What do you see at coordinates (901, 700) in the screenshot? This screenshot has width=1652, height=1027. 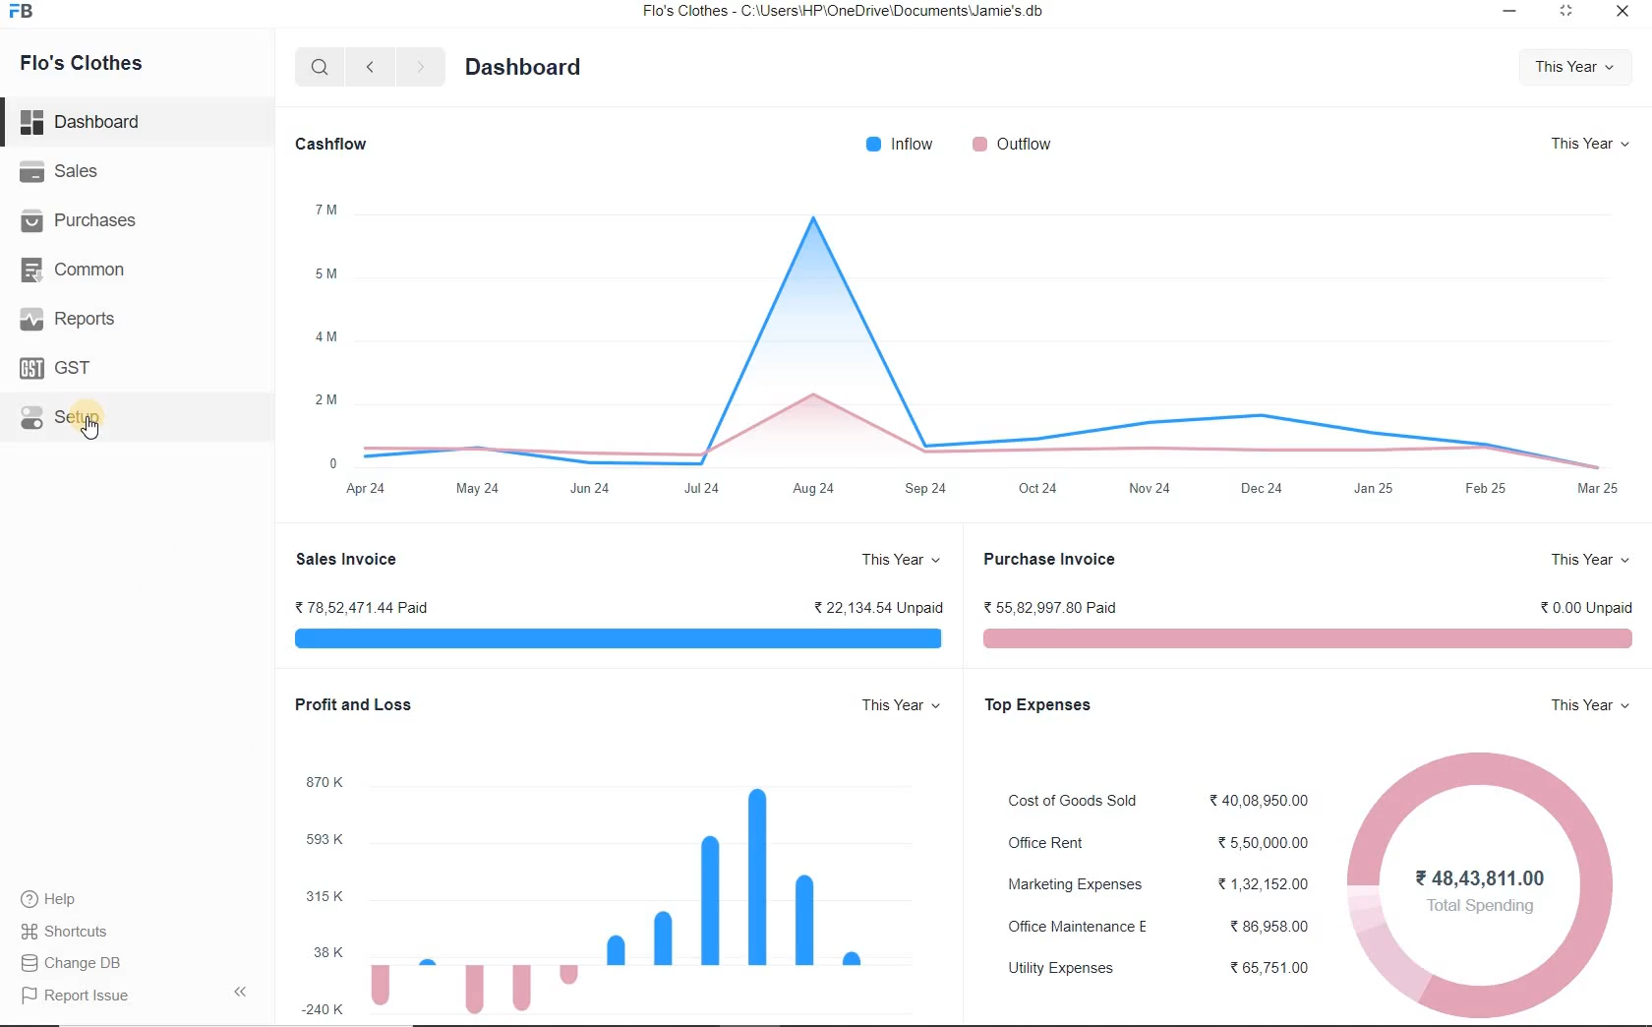 I see `This Year ` at bounding box center [901, 700].